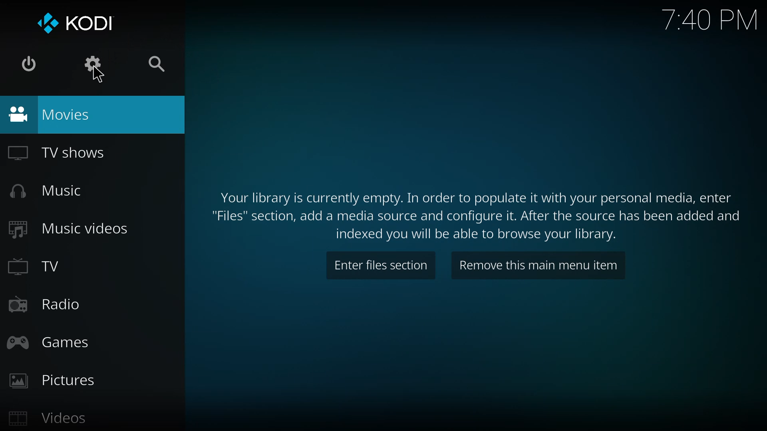 The image size is (767, 431). What do you see at coordinates (480, 211) in the screenshot?
I see `learn more` at bounding box center [480, 211].